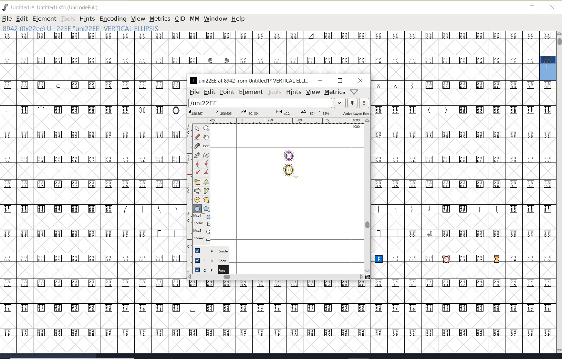 This screenshot has height=359, width=562. I want to click on rotate the selection, so click(207, 182).